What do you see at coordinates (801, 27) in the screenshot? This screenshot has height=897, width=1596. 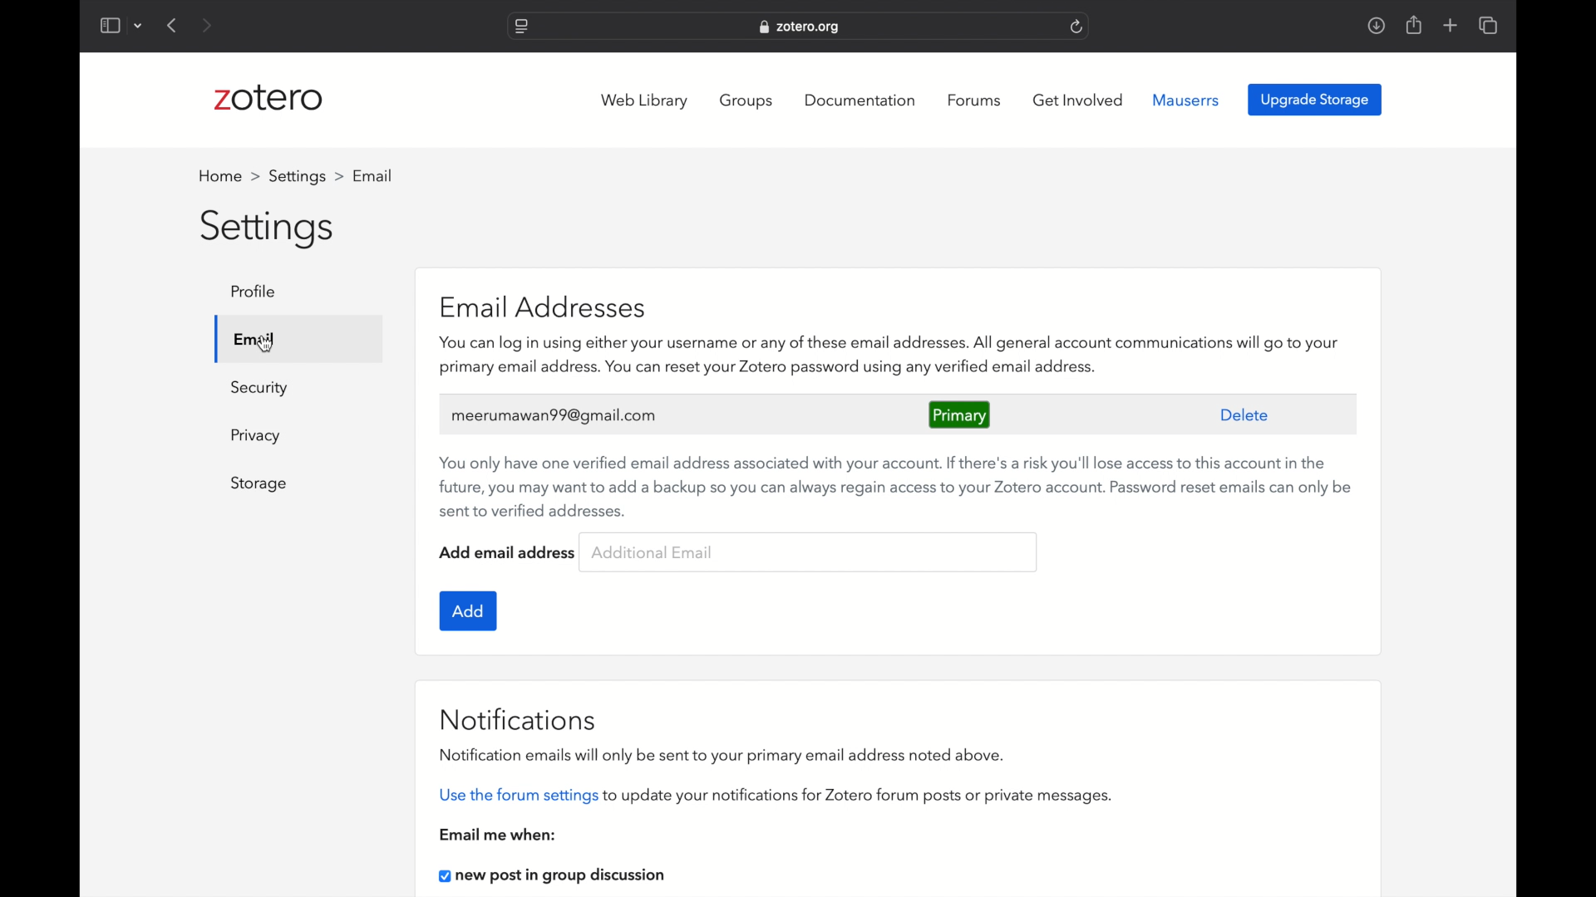 I see `website address` at bounding box center [801, 27].